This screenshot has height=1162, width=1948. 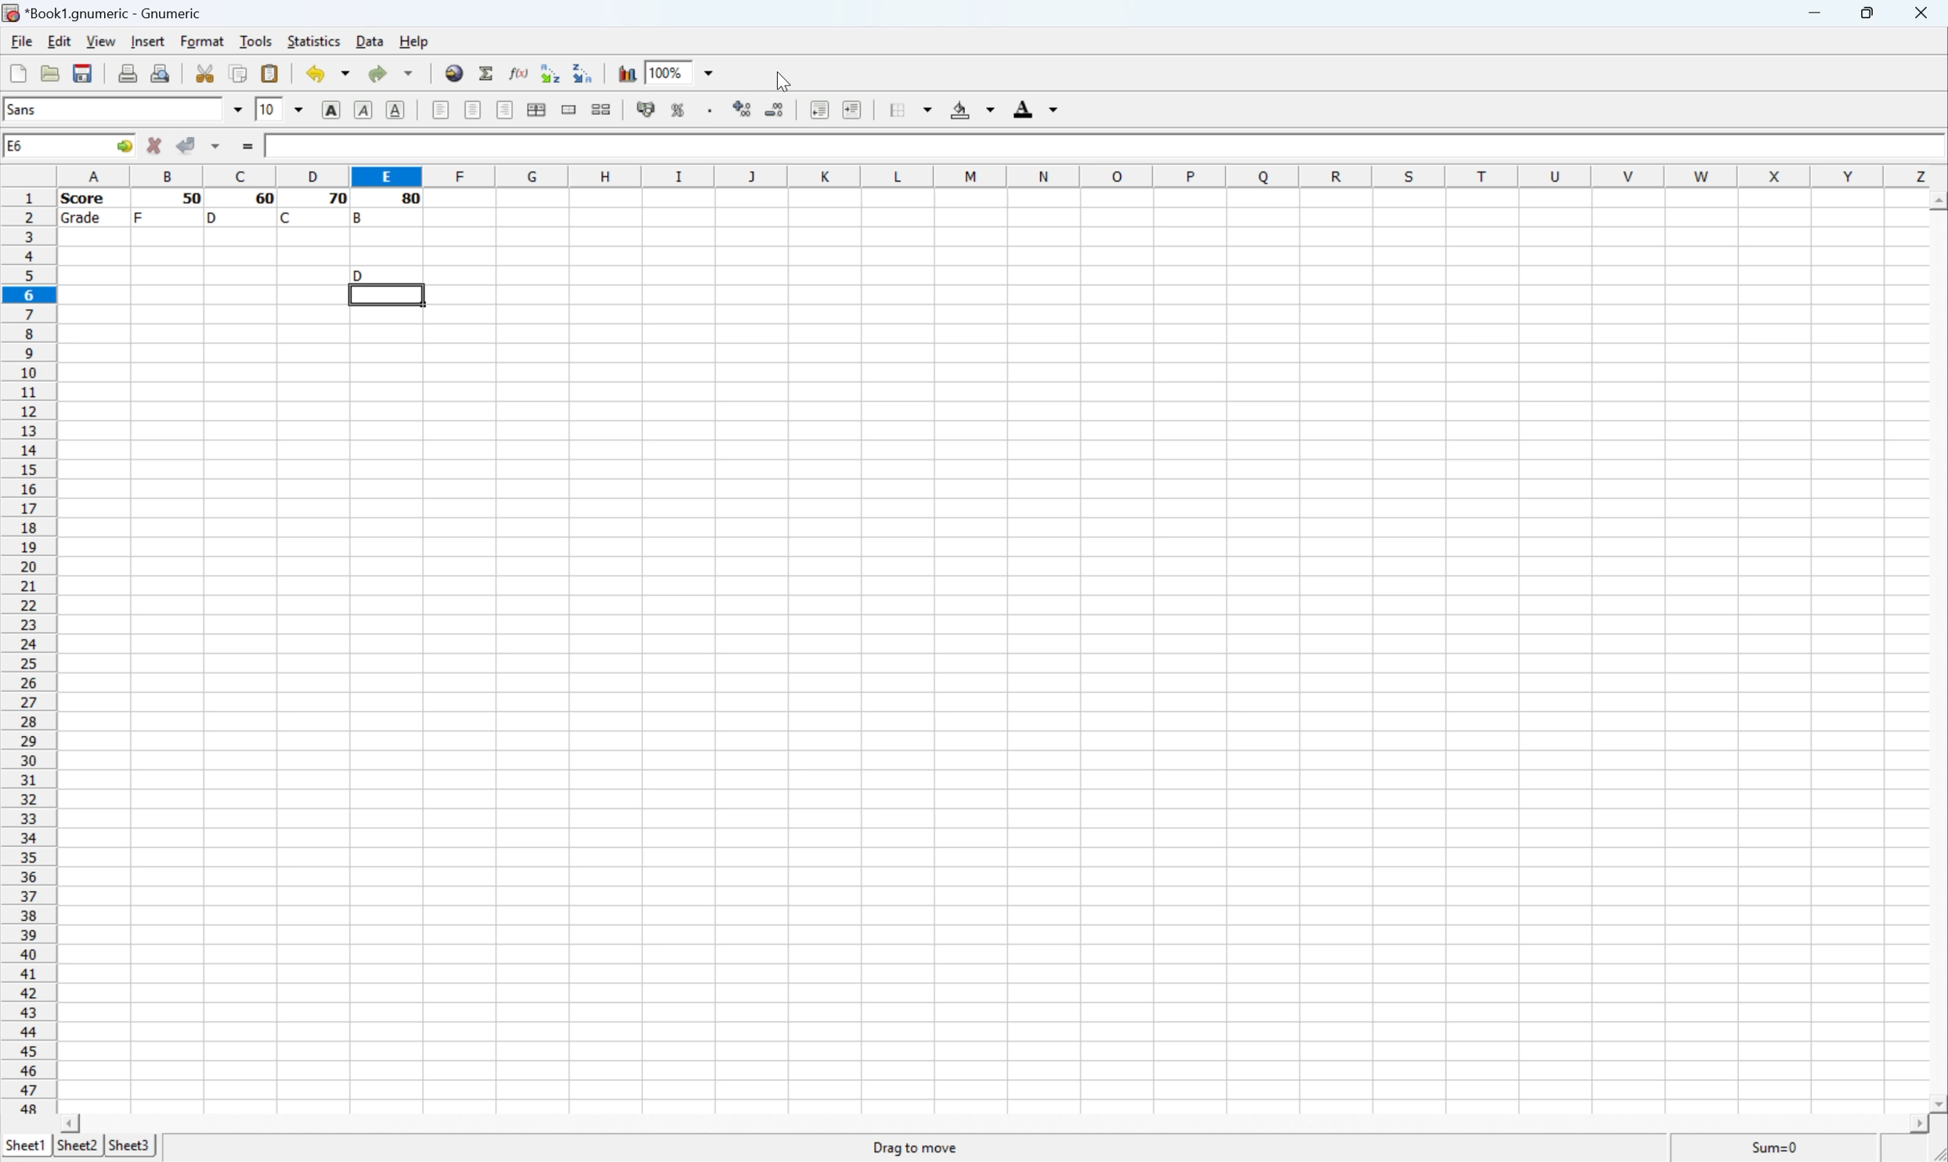 What do you see at coordinates (85, 70) in the screenshot?
I see `Save a workbook` at bounding box center [85, 70].